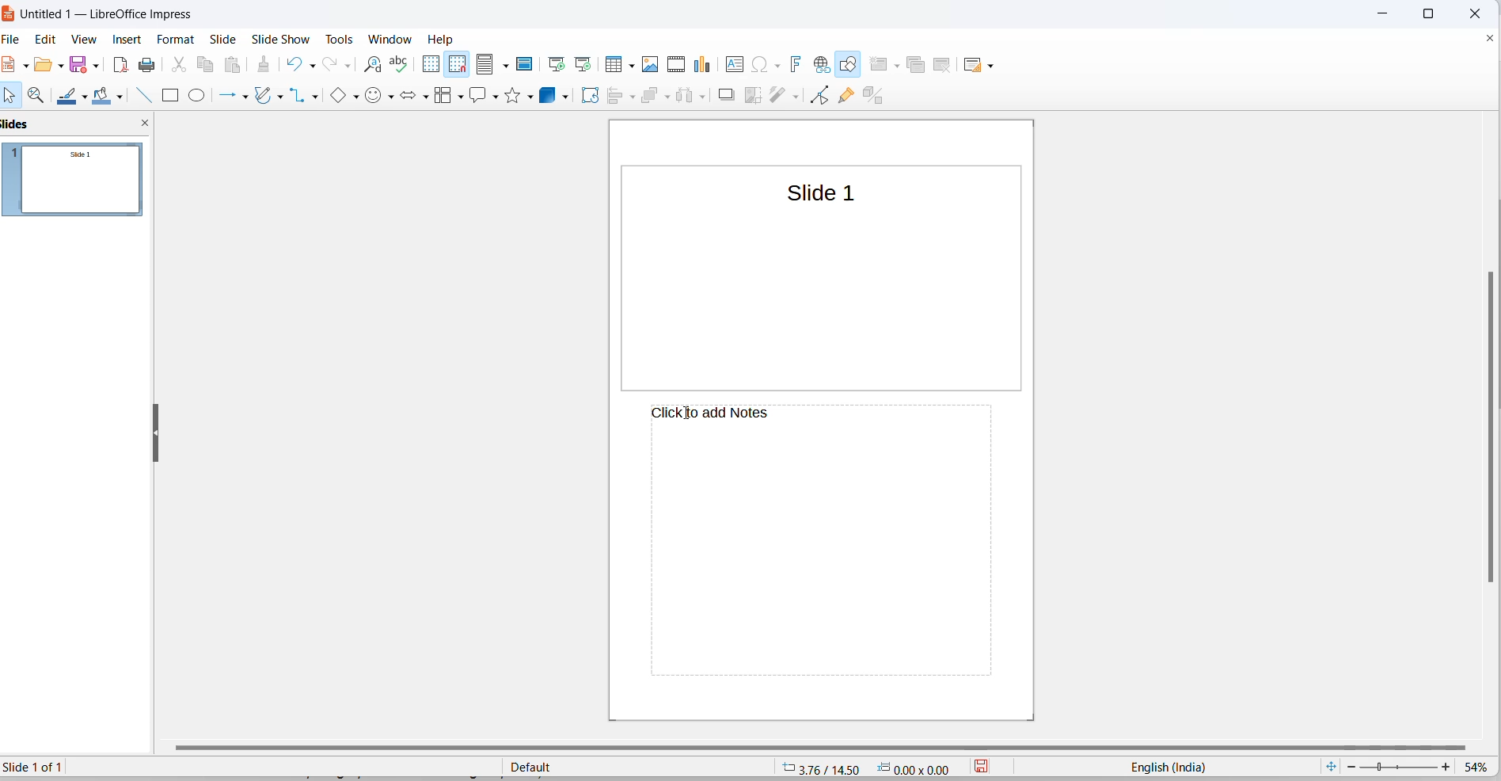  Describe the element at coordinates (993, 65) in the screenshot. I see `slide layout options` at that location.